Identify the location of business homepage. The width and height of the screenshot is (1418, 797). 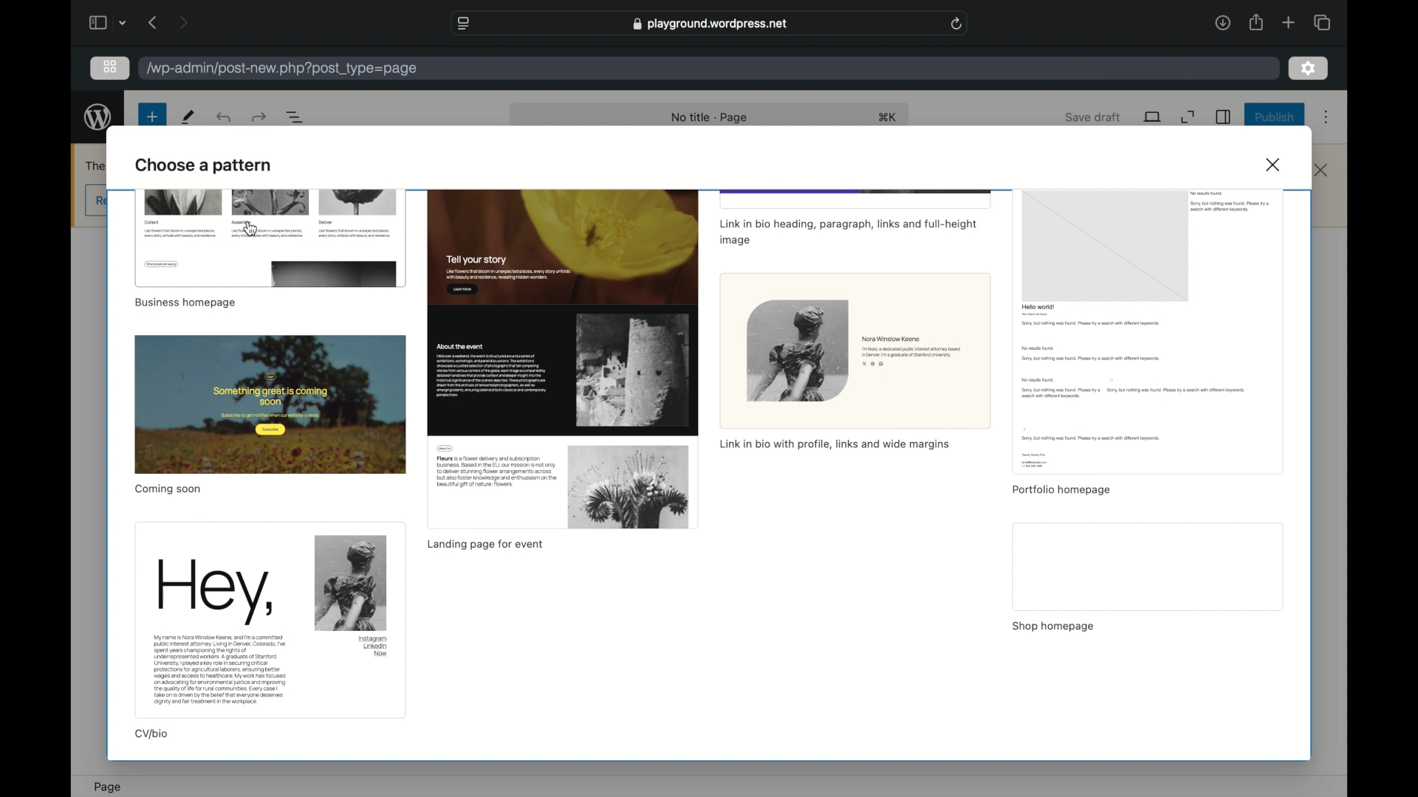
(185, 304).